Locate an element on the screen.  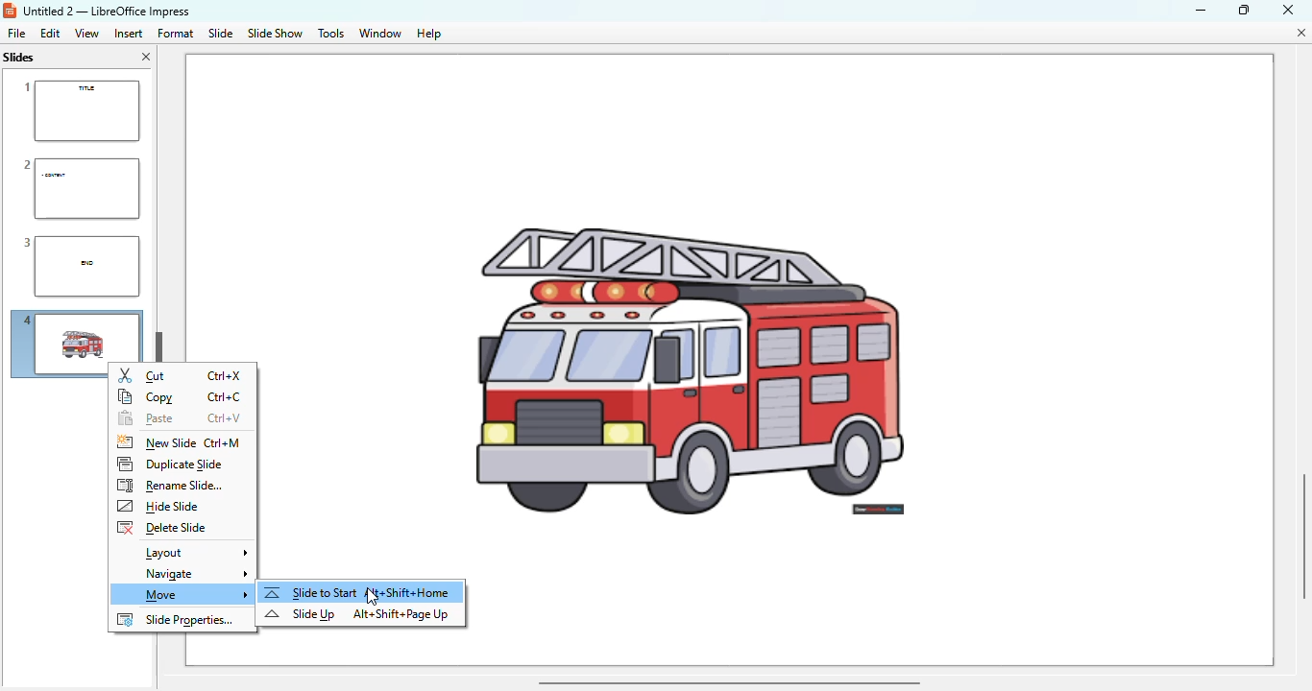
duplicate slide is located at coordinates (171, 464).